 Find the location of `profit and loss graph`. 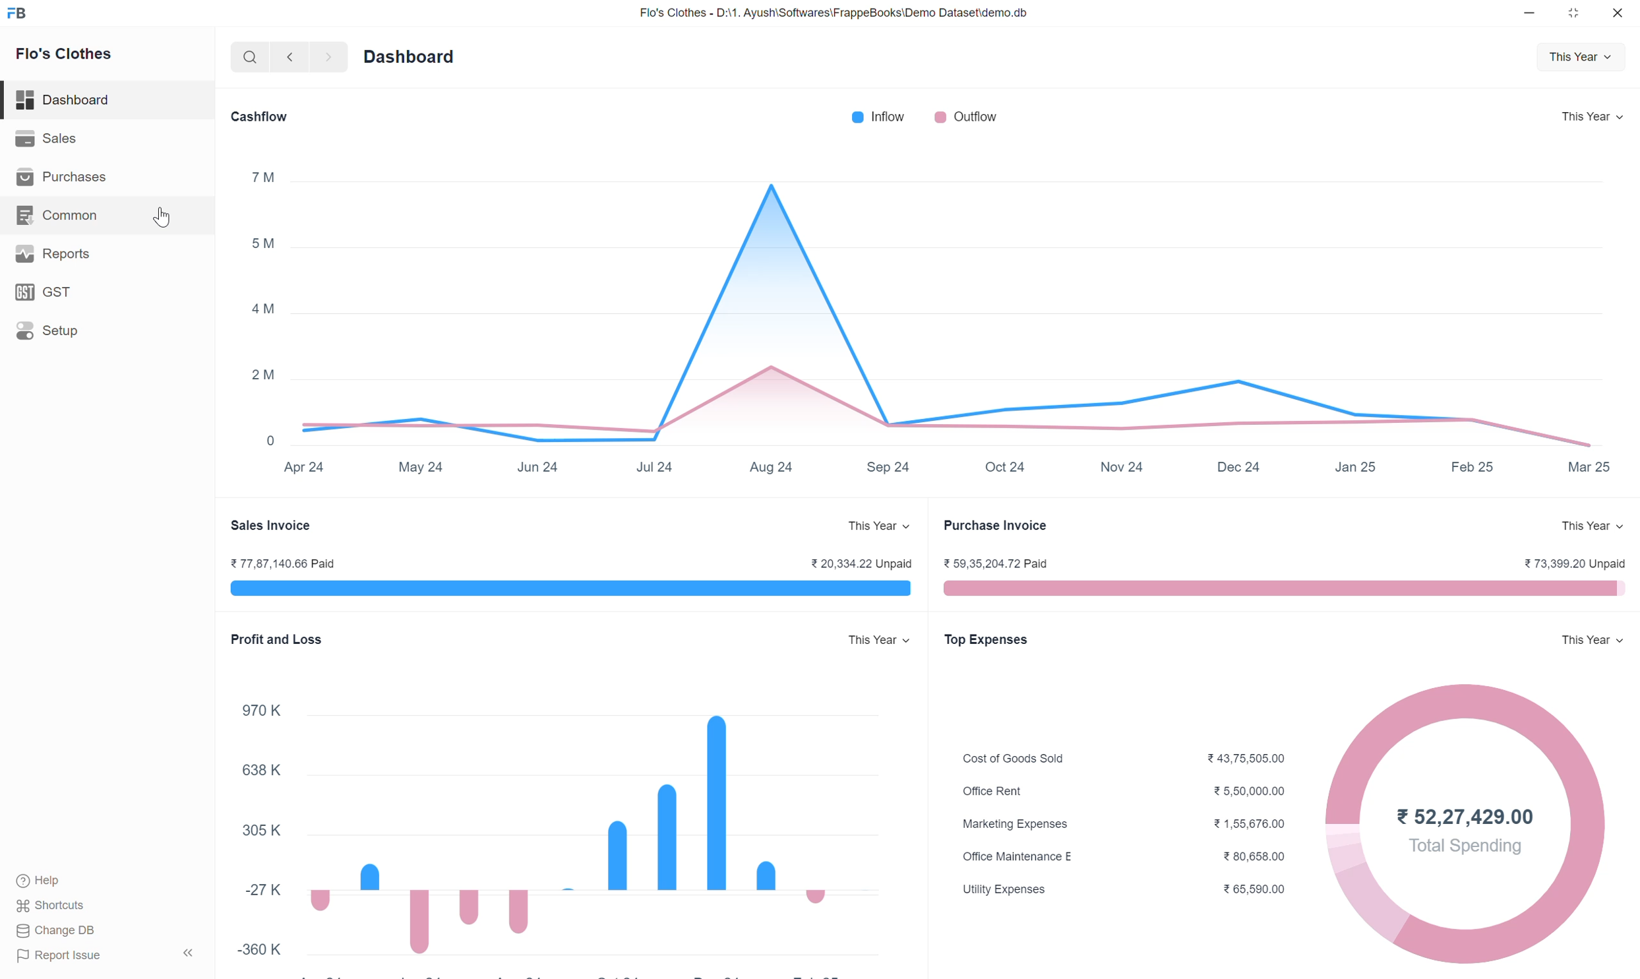

profit and loss graph is located at coordinates (564, 792).